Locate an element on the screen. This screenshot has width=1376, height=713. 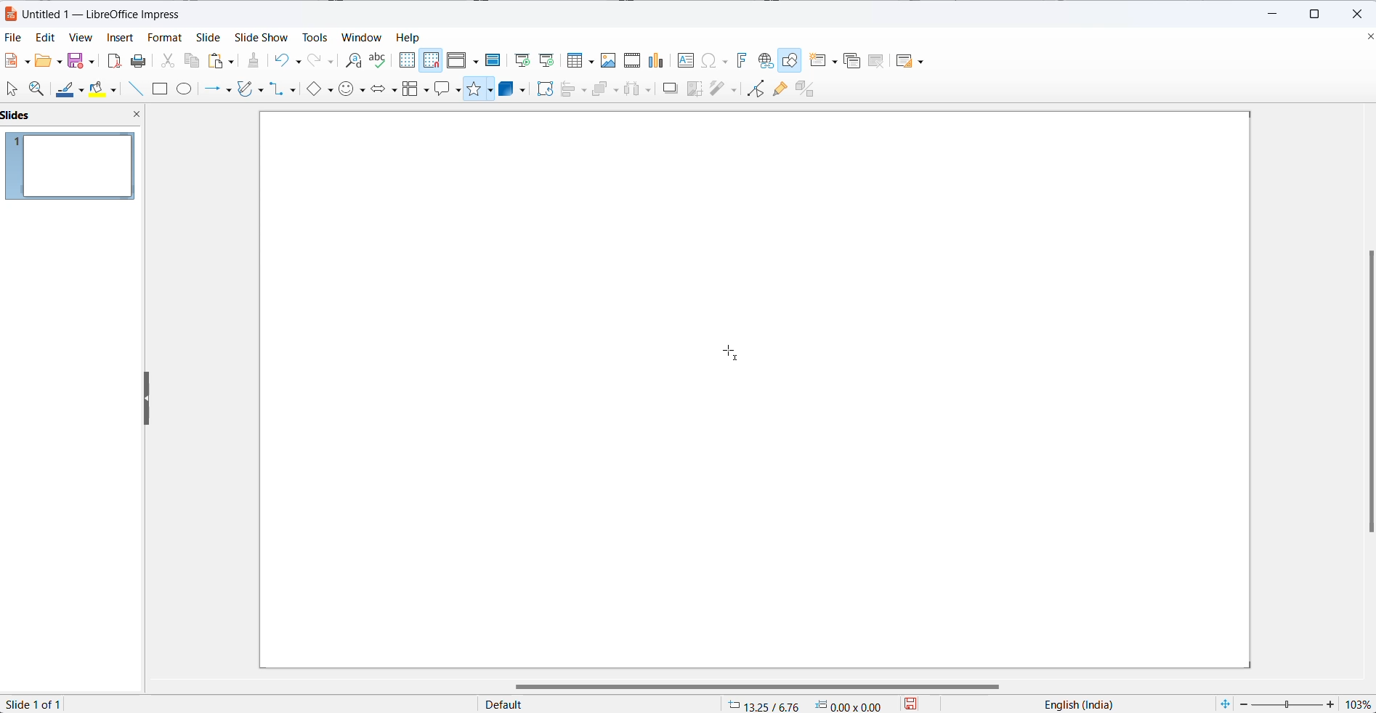
3d objects is located at coordinates (514, 89).